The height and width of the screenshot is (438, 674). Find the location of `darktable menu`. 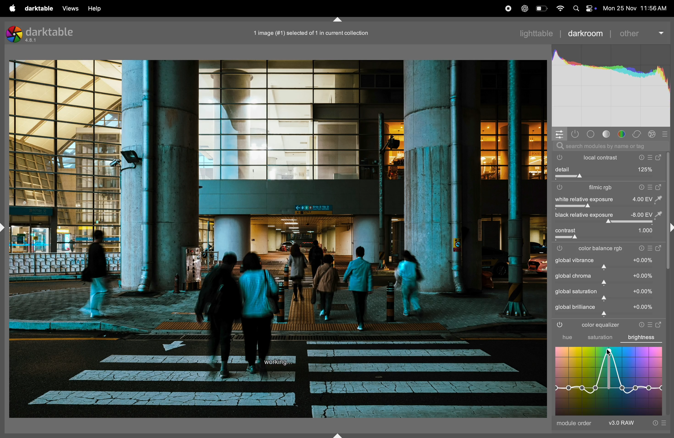

darktable menu is located at coordinates (40, 8).